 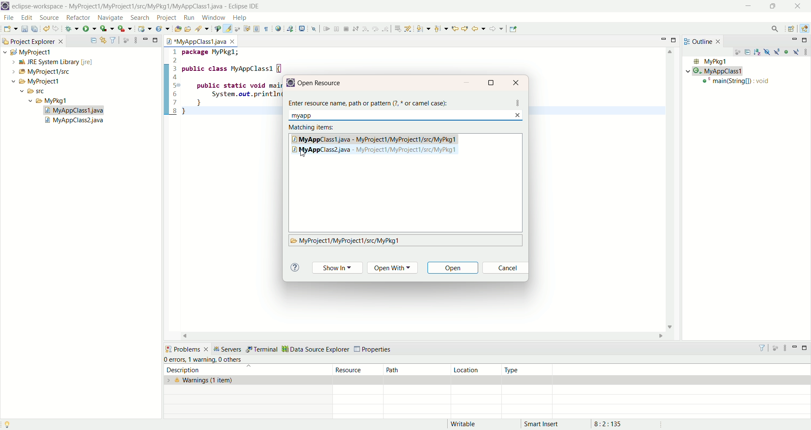 What do you see at coordinates (326, 30) in the screenshot?
I see `resume` at bounding box center [326, 30].